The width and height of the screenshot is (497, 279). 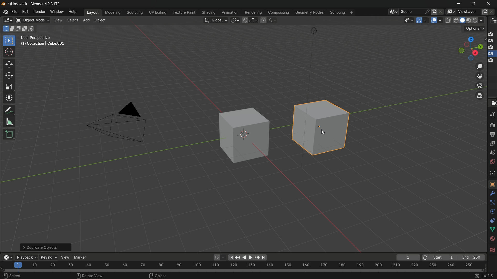 What do you see at coordinates (492, 114) in the screenshot?
I see `tools` at bounding box center [492, 114].